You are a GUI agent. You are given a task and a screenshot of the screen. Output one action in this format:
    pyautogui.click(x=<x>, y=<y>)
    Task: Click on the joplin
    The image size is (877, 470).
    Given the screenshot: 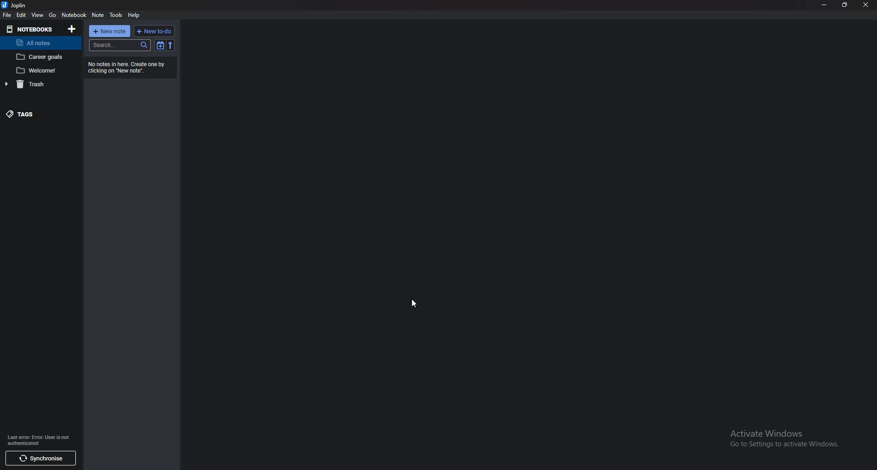 What is the action you would take?
    pyautogui.click(x=16, y=5)
    